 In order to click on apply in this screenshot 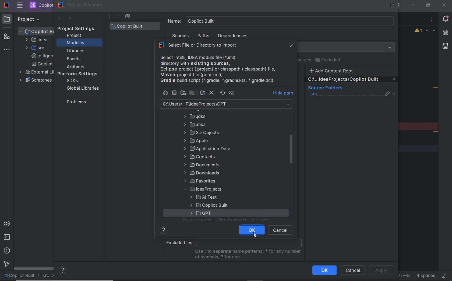, I will do `click(381, 271)`.